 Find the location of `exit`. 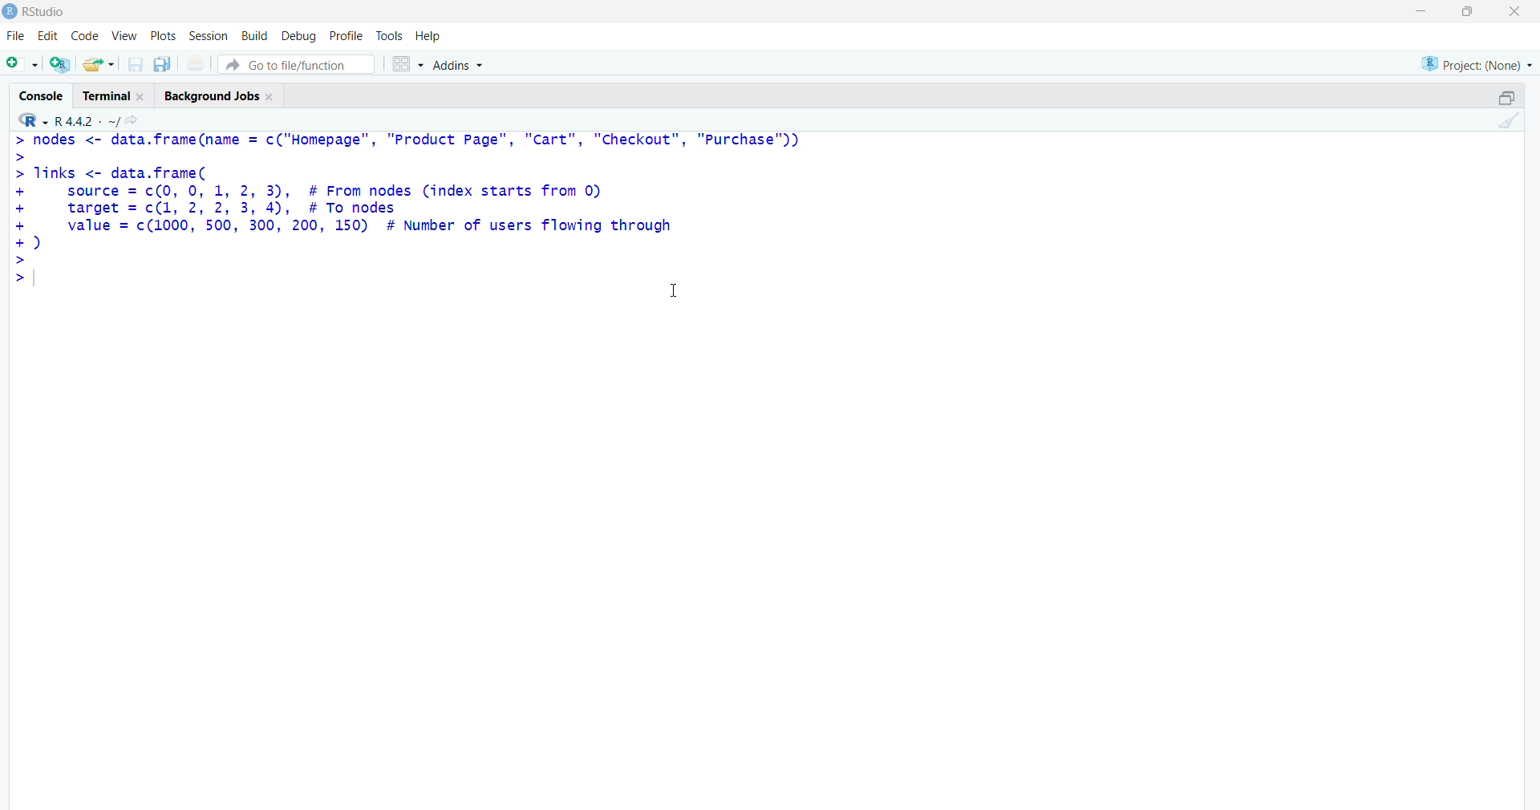

exit is located at coordinates (1513, 14).